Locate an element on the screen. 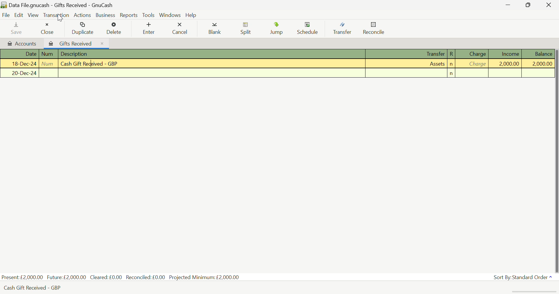 The width and height of the screenshot is (559, 294). Help is located at coordinates (191, 15).